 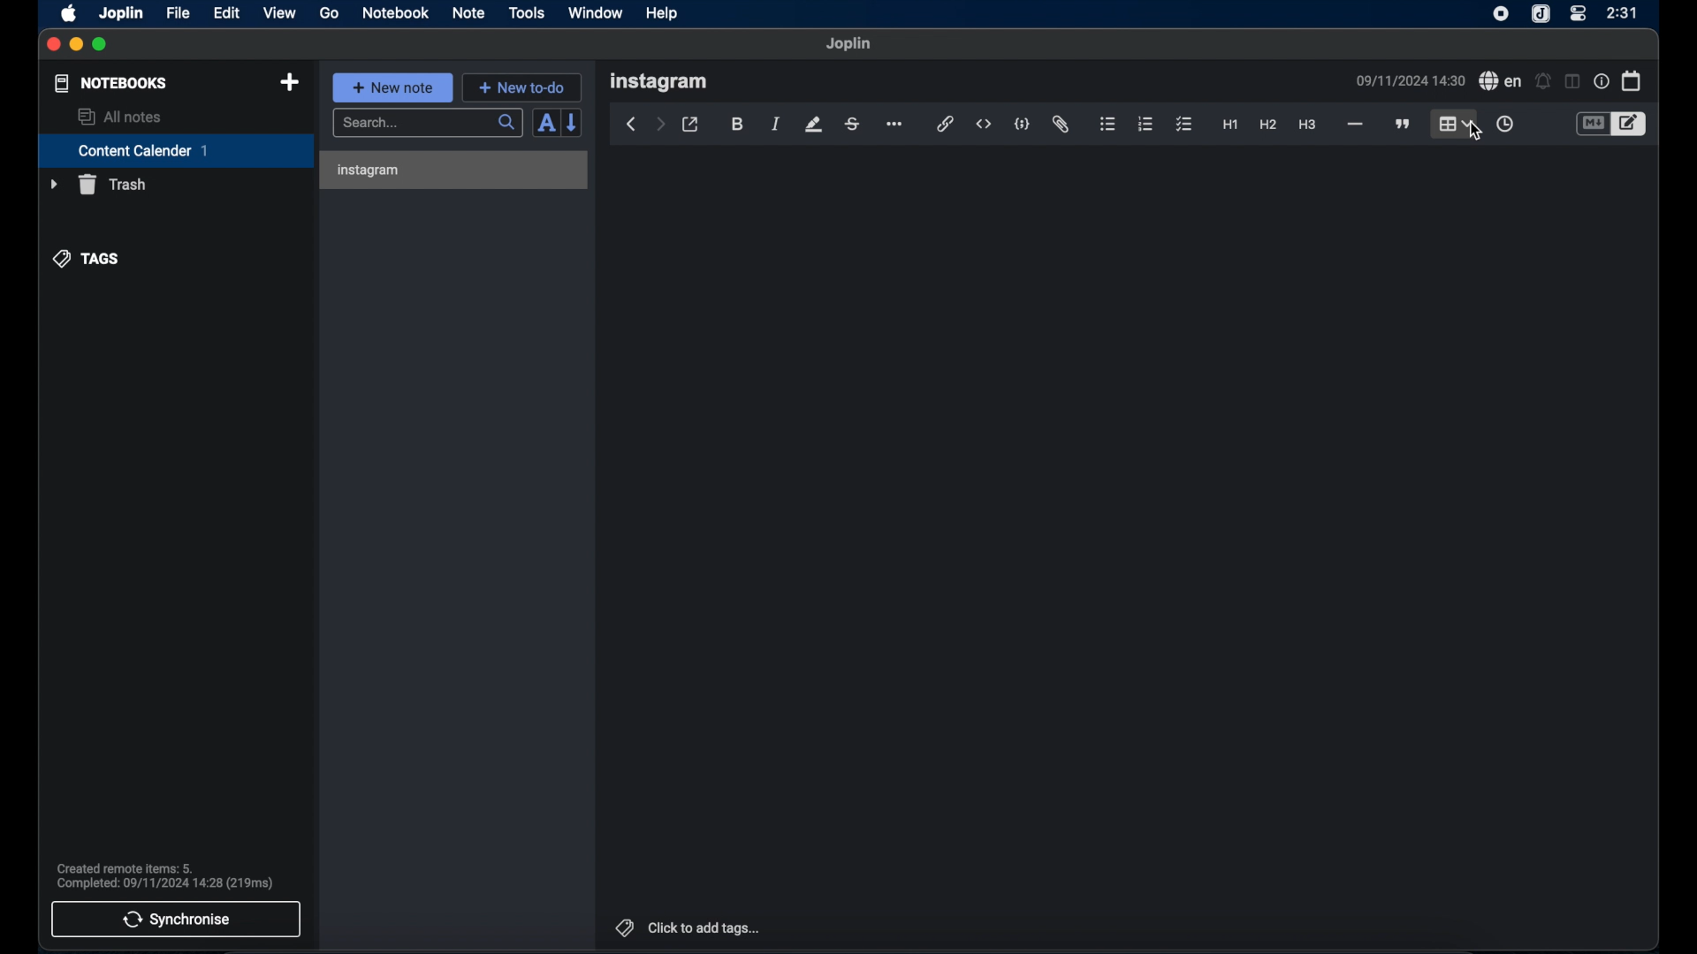 What do you see at coordinates (1411, 80) in the screenshot?
I see `09/11/2024 14:30(date and time)` at bounding box center [1411, 80].